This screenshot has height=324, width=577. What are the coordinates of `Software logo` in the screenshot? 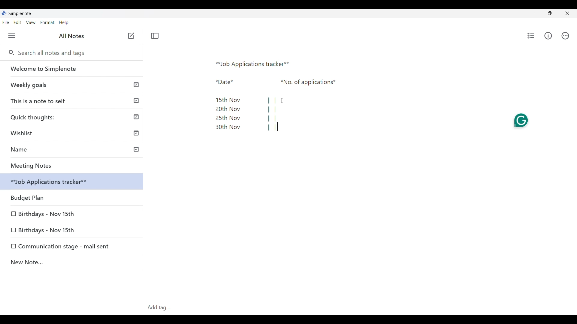 It's located at (3, 13).